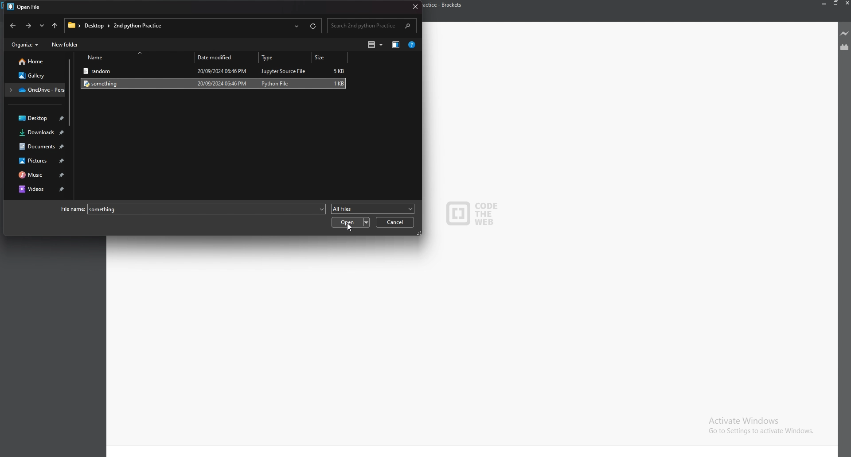  Describe the element at coordinates (313, 26) in the screenshot. I see `refresh` at that location.